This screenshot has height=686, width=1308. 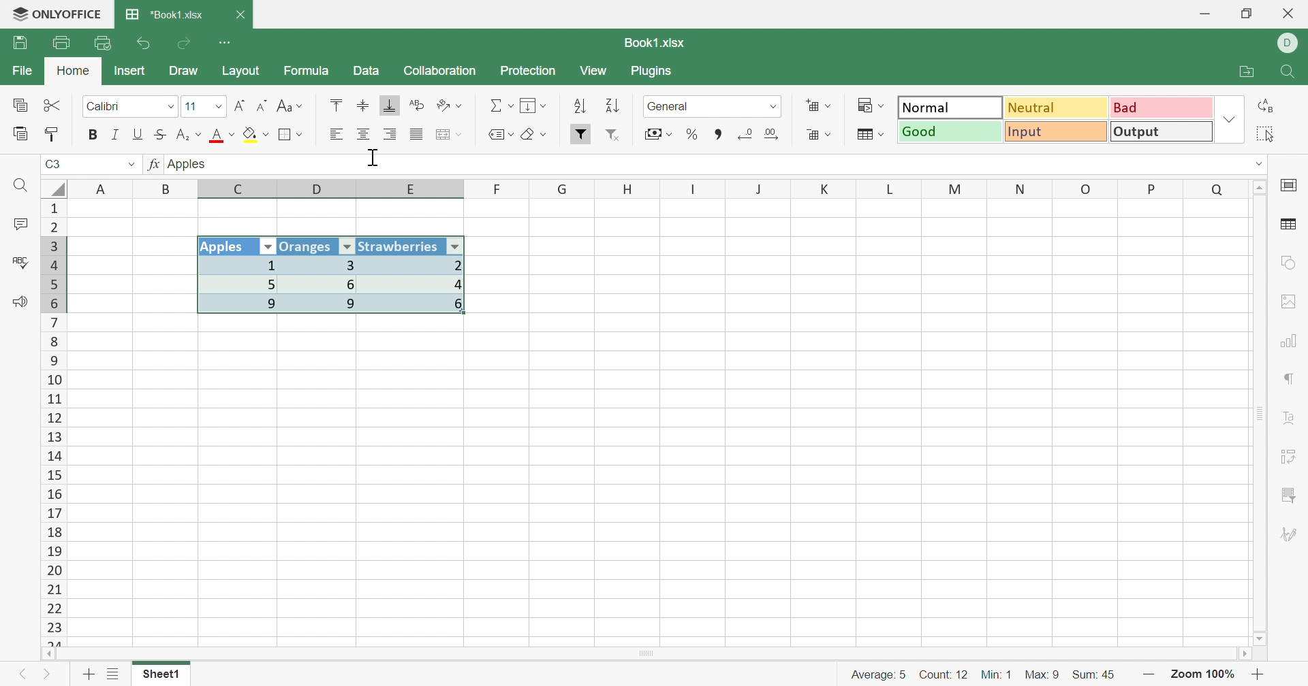 I want to click on Save, so click(x=22, y=43).